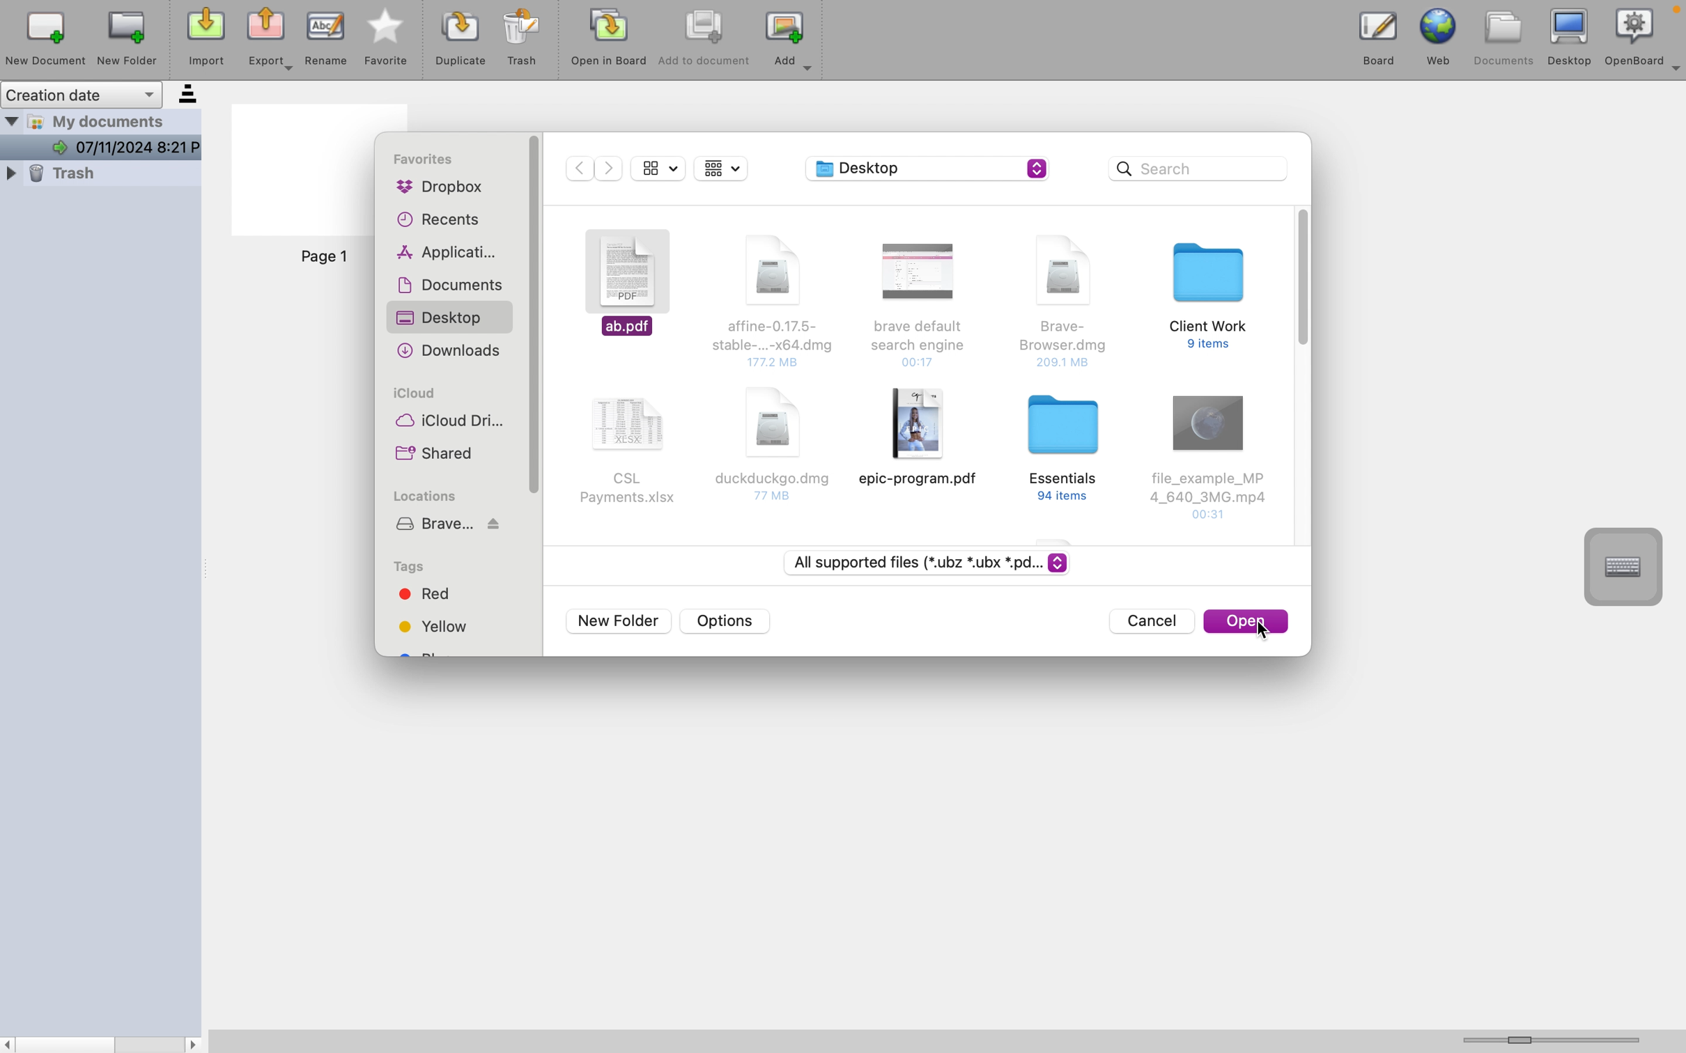 Image resolution: width=1686 pixels, height=1053 pixels. Describe the element at coordinates (1625, 566) in the screenshot. I see `virtual keyboard` at that location.